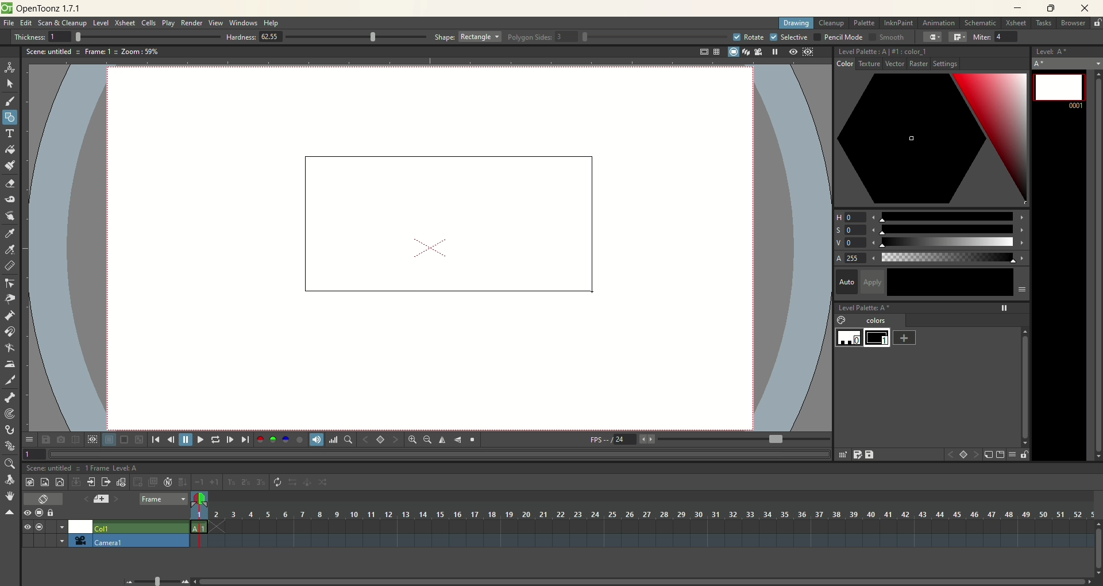 This screenshot has width=1103, height=586. Describe the element at coordinates (789, 37) in the screenshot. I see `selective` at that location.